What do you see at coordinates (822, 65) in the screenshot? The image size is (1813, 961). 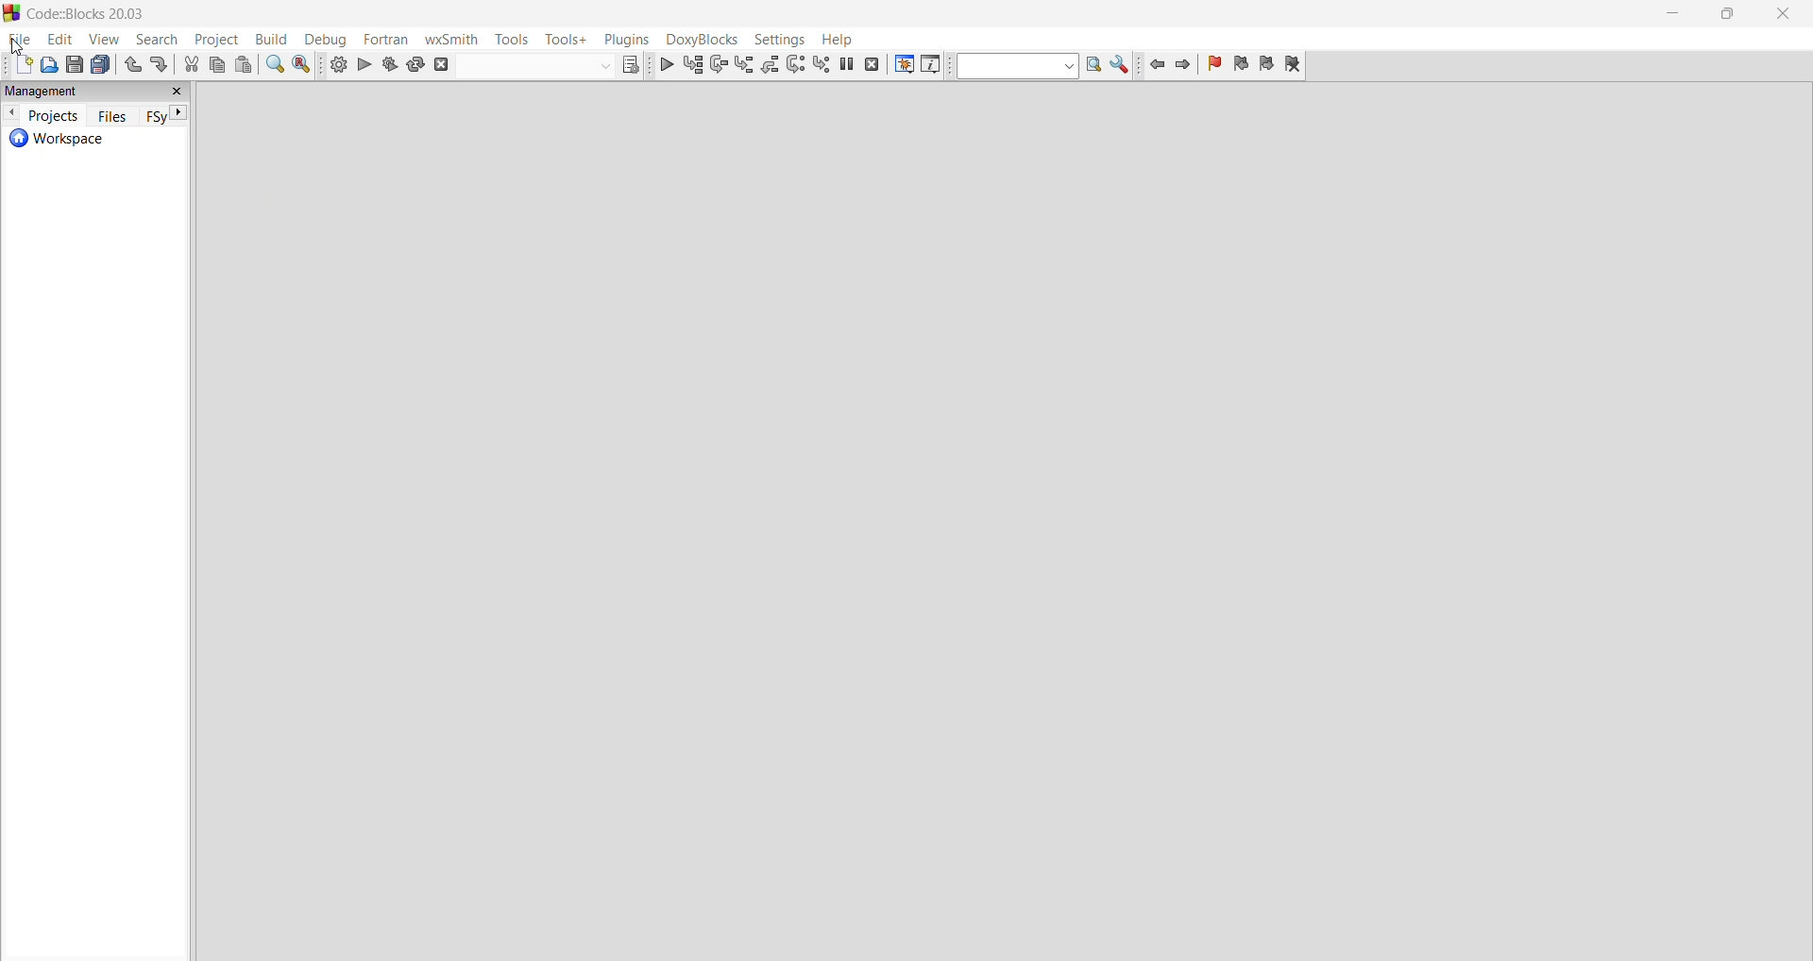 I see `step into instructions` at bounding box center [822, 65].